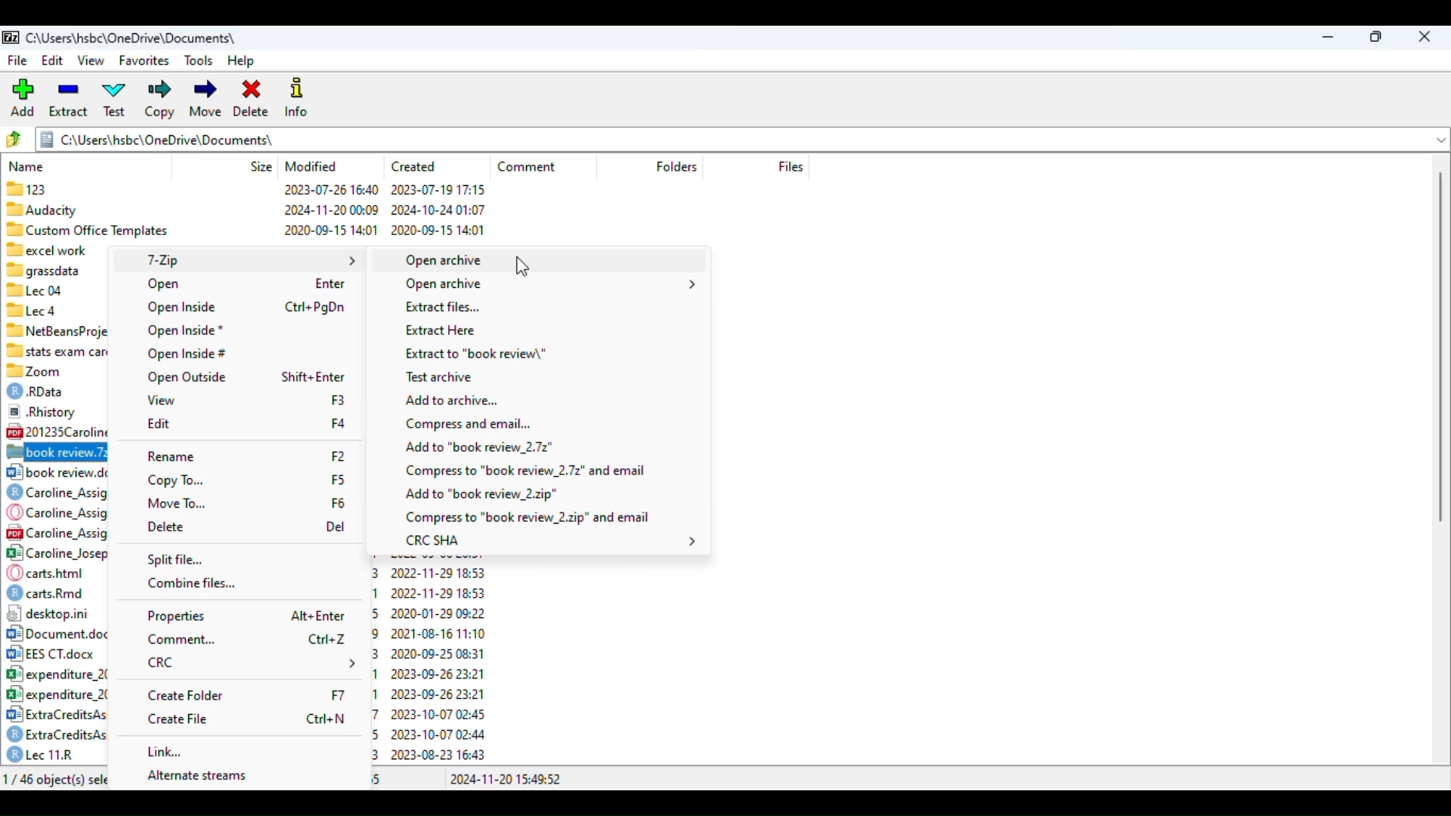  I want to click on delete, so click(166, 527).